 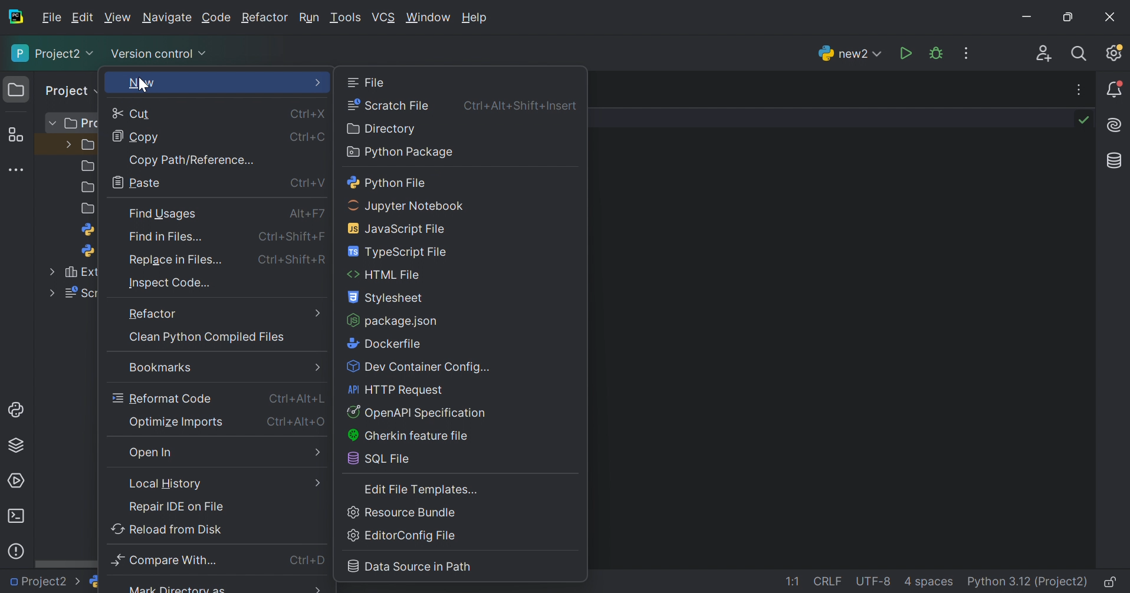 I want to click on More, so click(x=317, y=367).